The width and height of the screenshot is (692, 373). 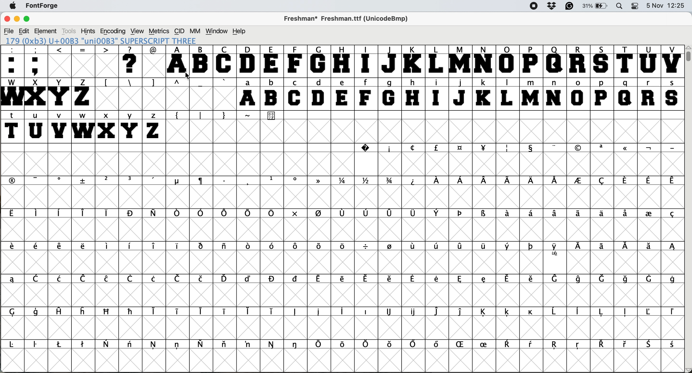 What do you see at coordinates (179, 31) in the screenshot?
I see `cid` at bounding box center [179, 31].